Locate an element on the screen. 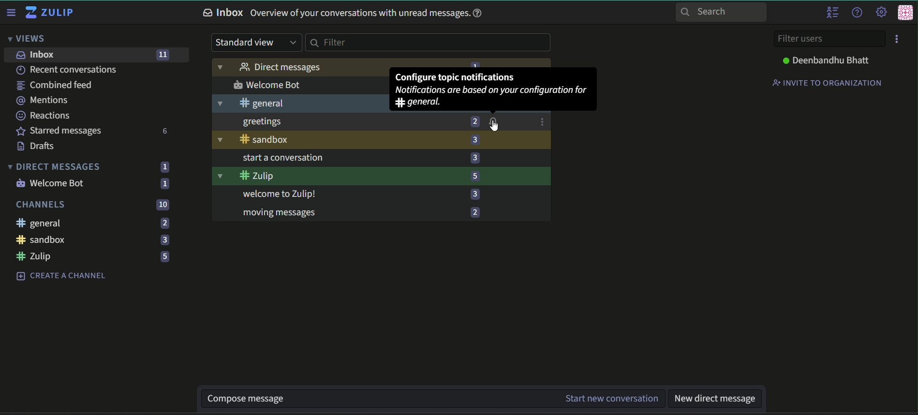  Filter is located at coordinates (428, 43).